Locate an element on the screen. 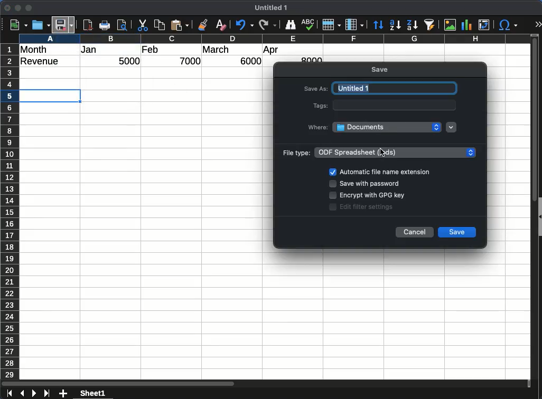 The width and height of the screenshot is (542, 399). finder is located at coordinates (291, 25).